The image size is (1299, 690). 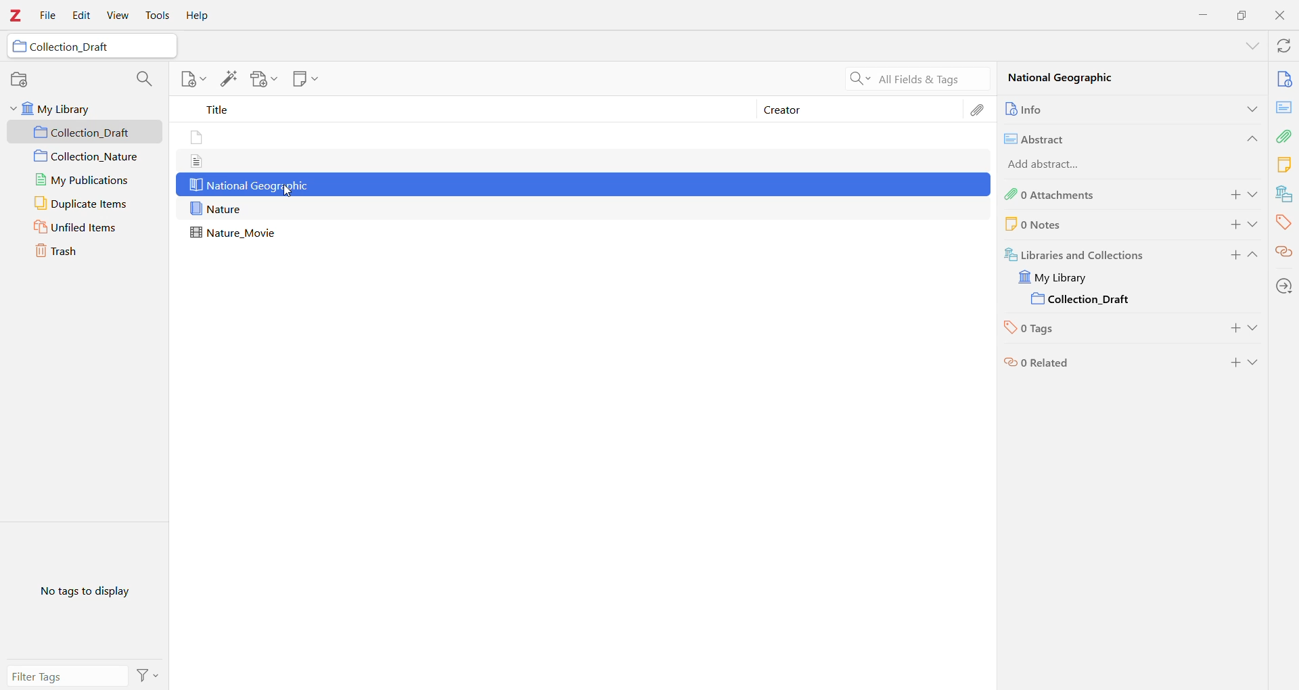 What do you see at coordinates (86, 132) in the screenshot?
I see `Collection_Draft` at bounding box center [86, 132].